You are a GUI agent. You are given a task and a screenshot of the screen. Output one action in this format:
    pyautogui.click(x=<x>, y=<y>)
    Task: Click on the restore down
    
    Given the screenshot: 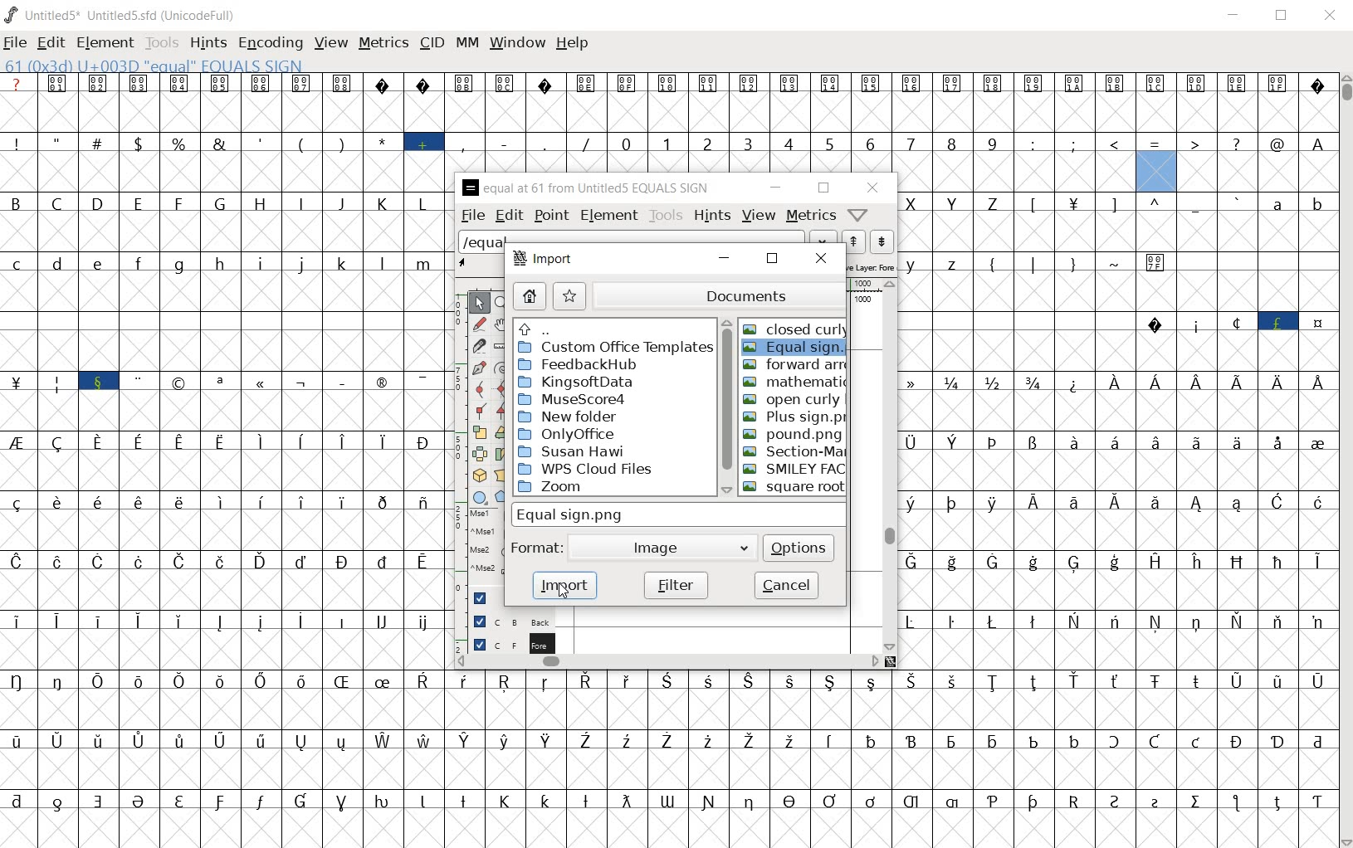 What is the action you would take?
    pyautogui.click(x=772, y=260)
    